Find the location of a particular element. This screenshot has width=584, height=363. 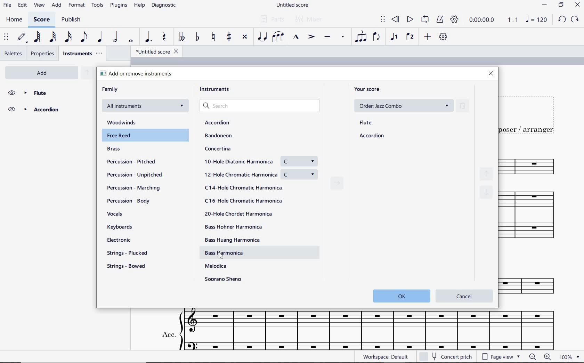

strings - plucked is located at coordinates (127, 253).